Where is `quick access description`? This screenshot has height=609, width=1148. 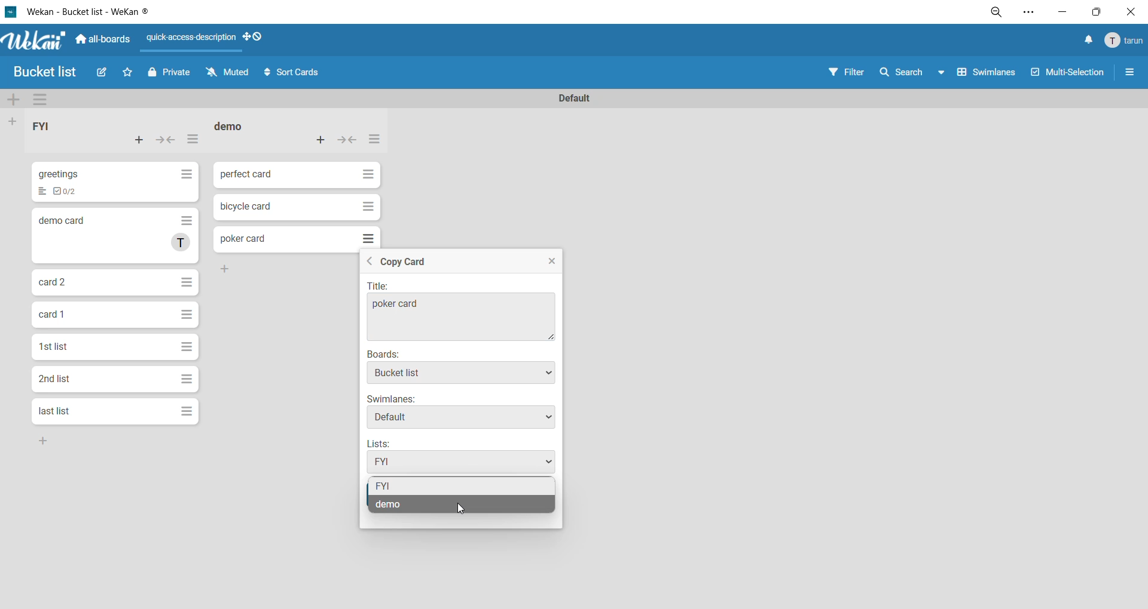
quick access description is located at coordinates (193, 42).